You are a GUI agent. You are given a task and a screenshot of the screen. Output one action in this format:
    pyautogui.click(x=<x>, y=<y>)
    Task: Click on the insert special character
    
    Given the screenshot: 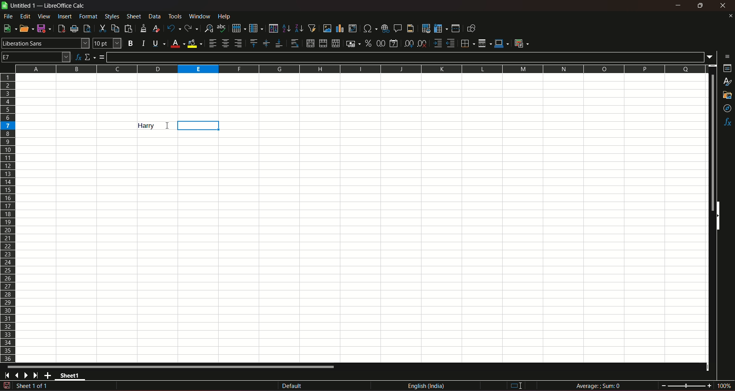 What is the action you would take?
    pyautogui.click(x=369, y=28)
    